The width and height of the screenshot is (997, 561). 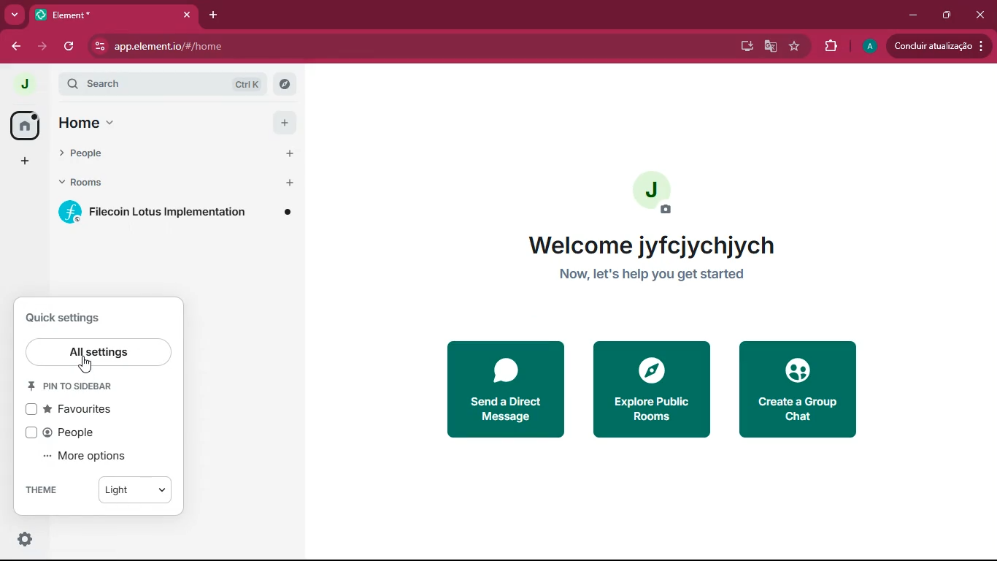 What do you see at coordinates (25, 539) in the screenshot?
I see `settings` at bounding box center [25, 539].